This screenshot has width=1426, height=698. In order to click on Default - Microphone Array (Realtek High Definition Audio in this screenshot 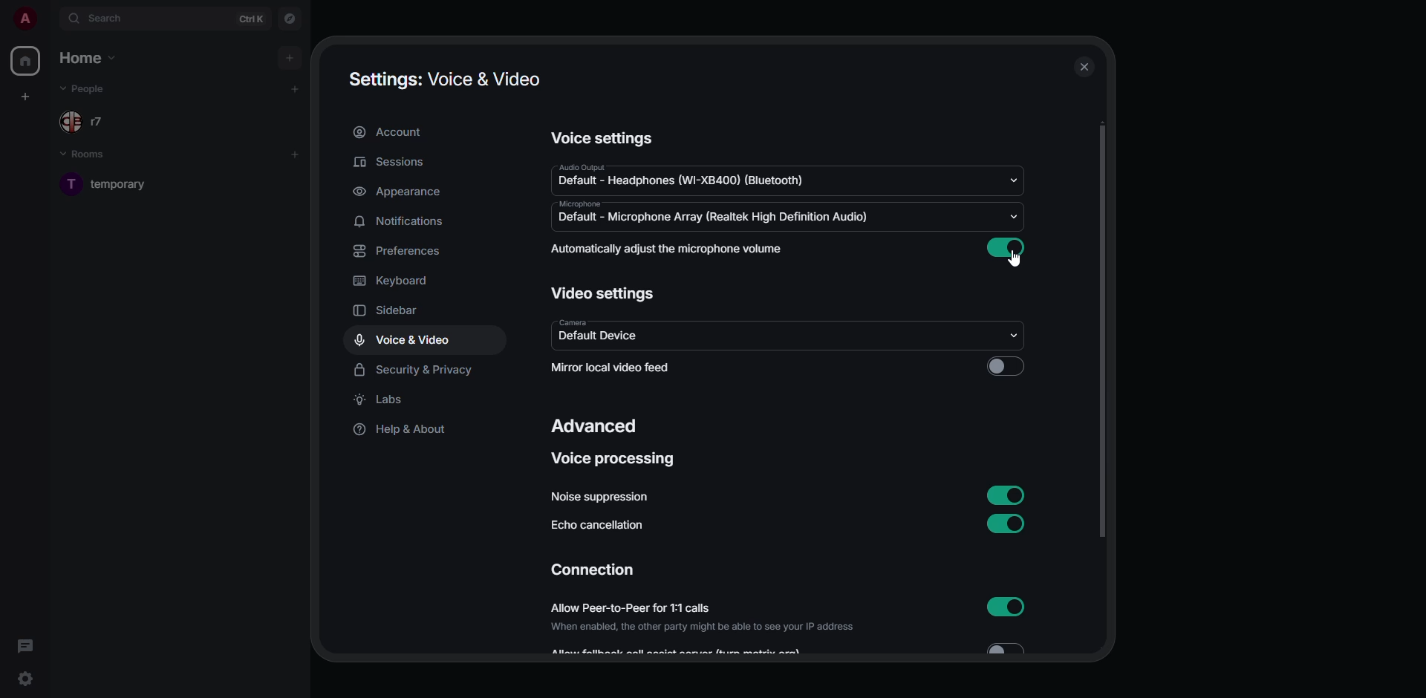, I will do `click(716, 218)`.